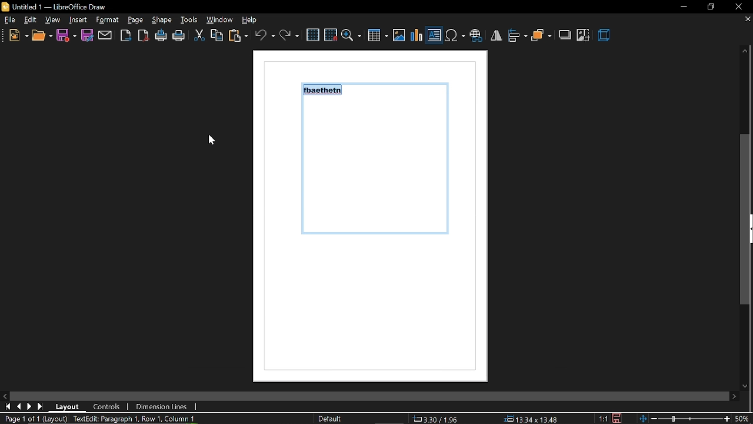 This screenshot has height=424, width=753. I want to click on restore down, so click(712, 6).